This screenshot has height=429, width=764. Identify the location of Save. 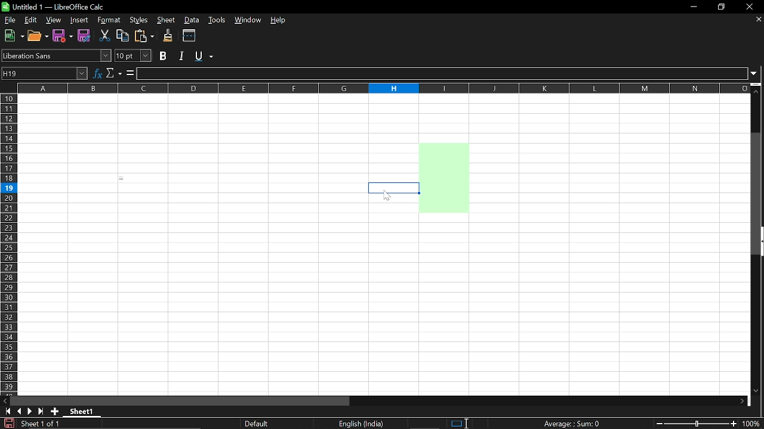
(84, 36).